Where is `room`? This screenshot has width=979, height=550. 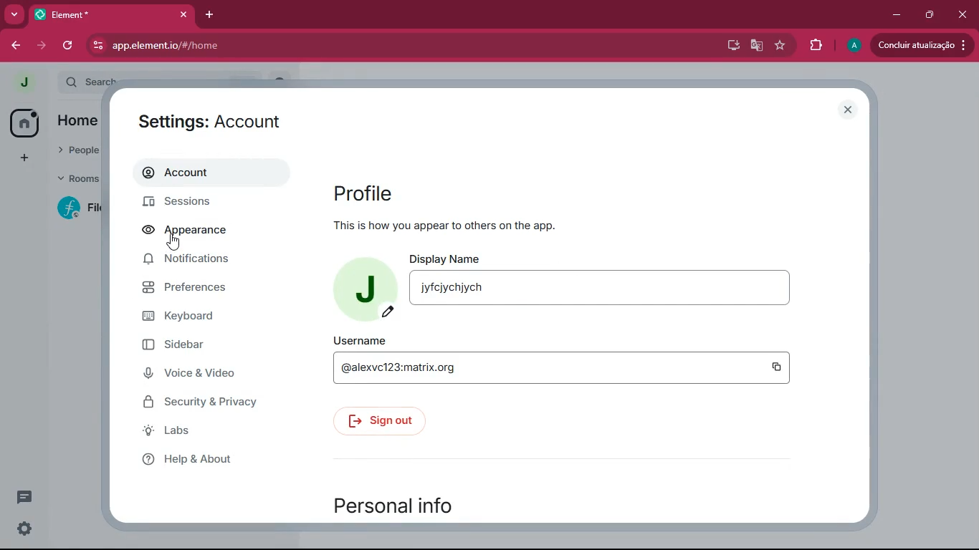 room is located at coordinates (75, 208).